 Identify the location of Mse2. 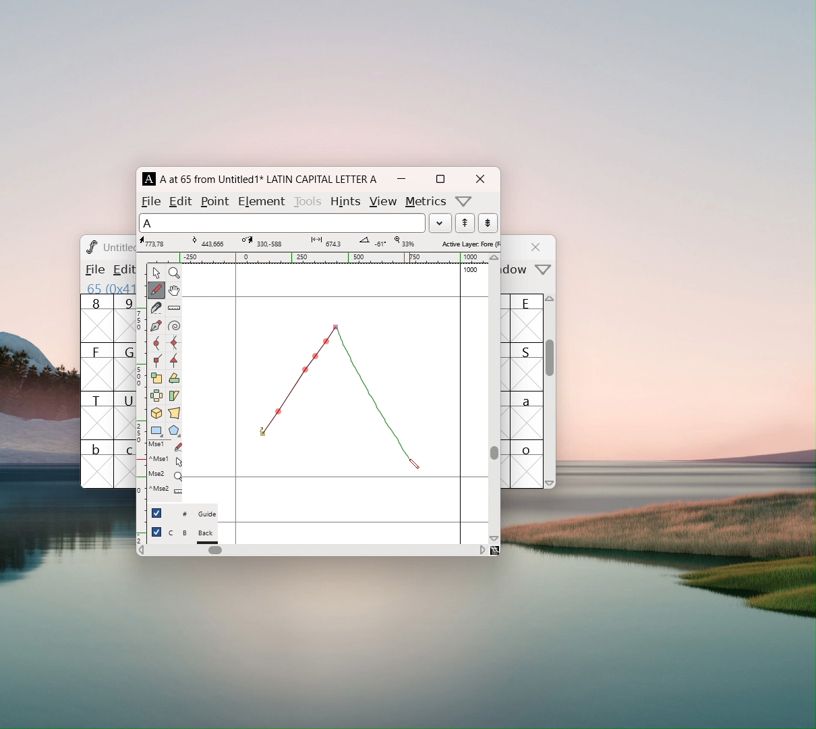
(165, 475).